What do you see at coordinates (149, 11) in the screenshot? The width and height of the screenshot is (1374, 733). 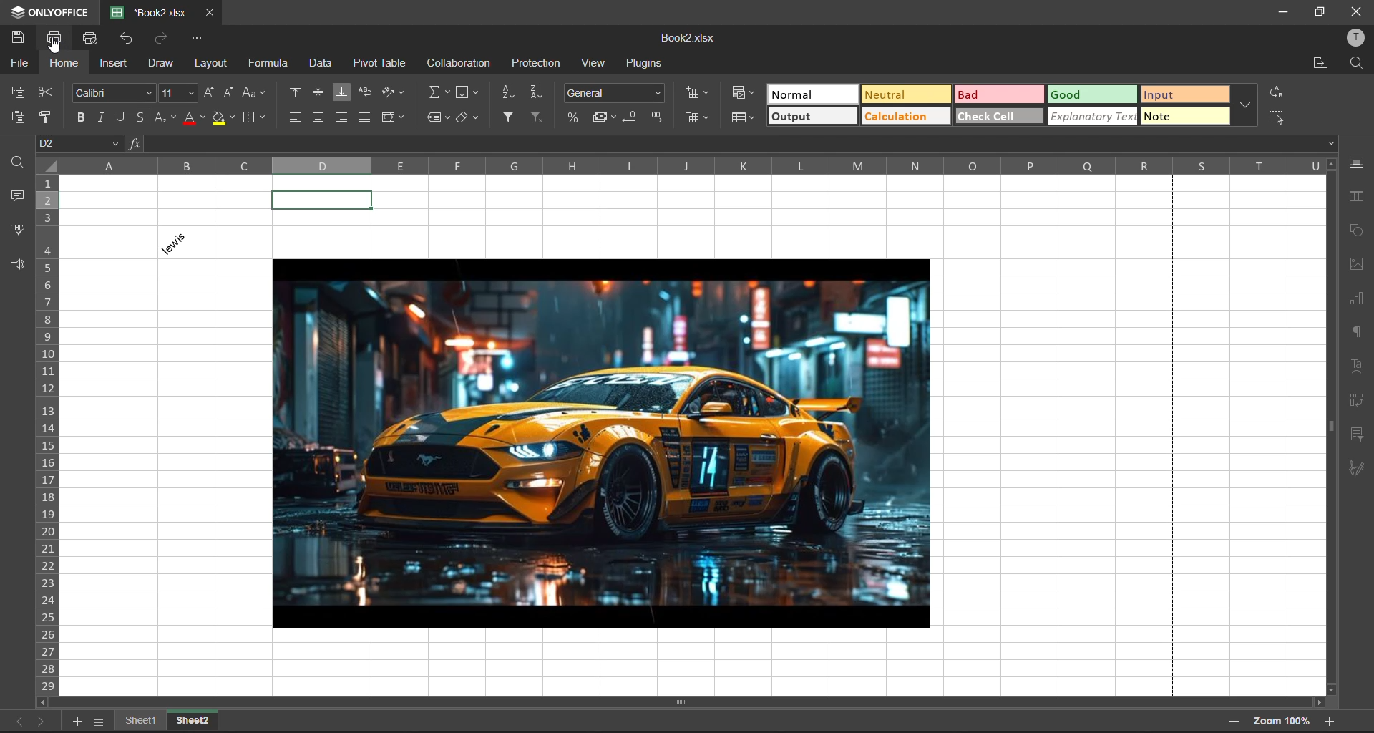 I see `file name` at bounding box center [149, 11].